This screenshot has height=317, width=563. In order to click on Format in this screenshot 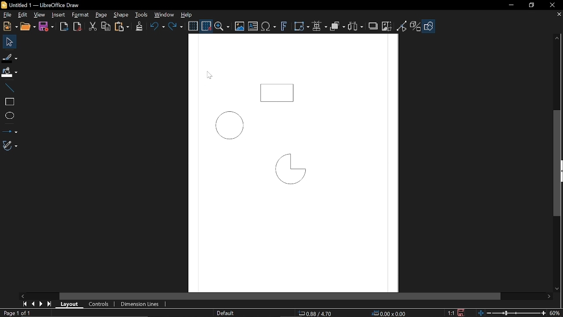, I will do `click(80, 15)`.